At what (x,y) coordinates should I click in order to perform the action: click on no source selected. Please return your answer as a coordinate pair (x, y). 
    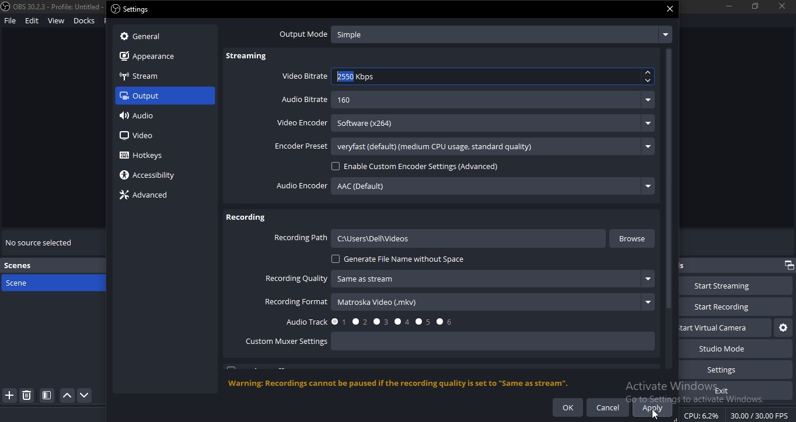
    Looking at the image, I should click on (41, 241).